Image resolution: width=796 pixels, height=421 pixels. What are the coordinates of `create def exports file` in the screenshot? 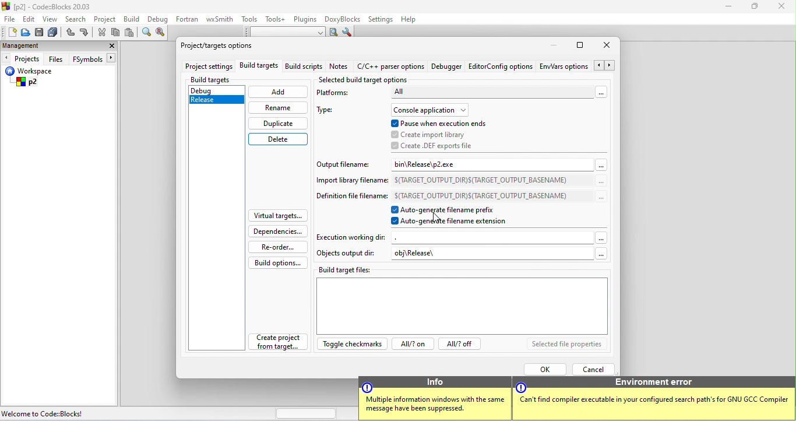 It's located at (434, 146).